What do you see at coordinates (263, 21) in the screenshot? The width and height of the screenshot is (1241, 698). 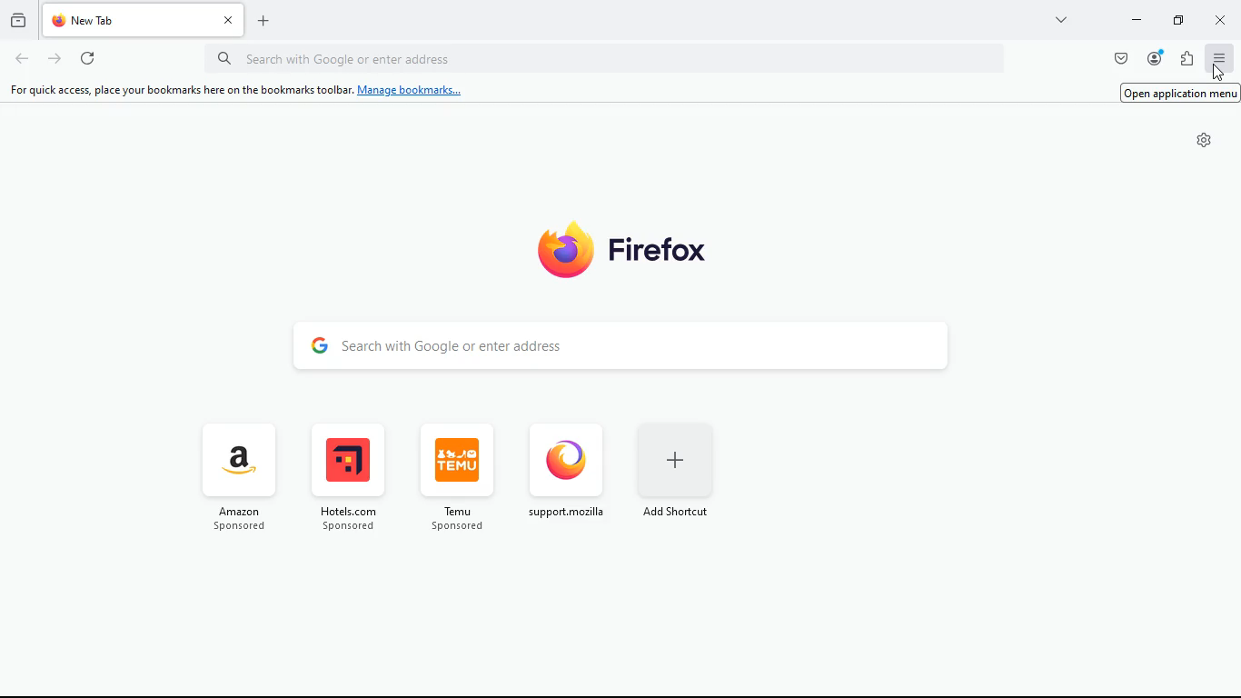 I see `open new tab` at bounding box center [263, 21].